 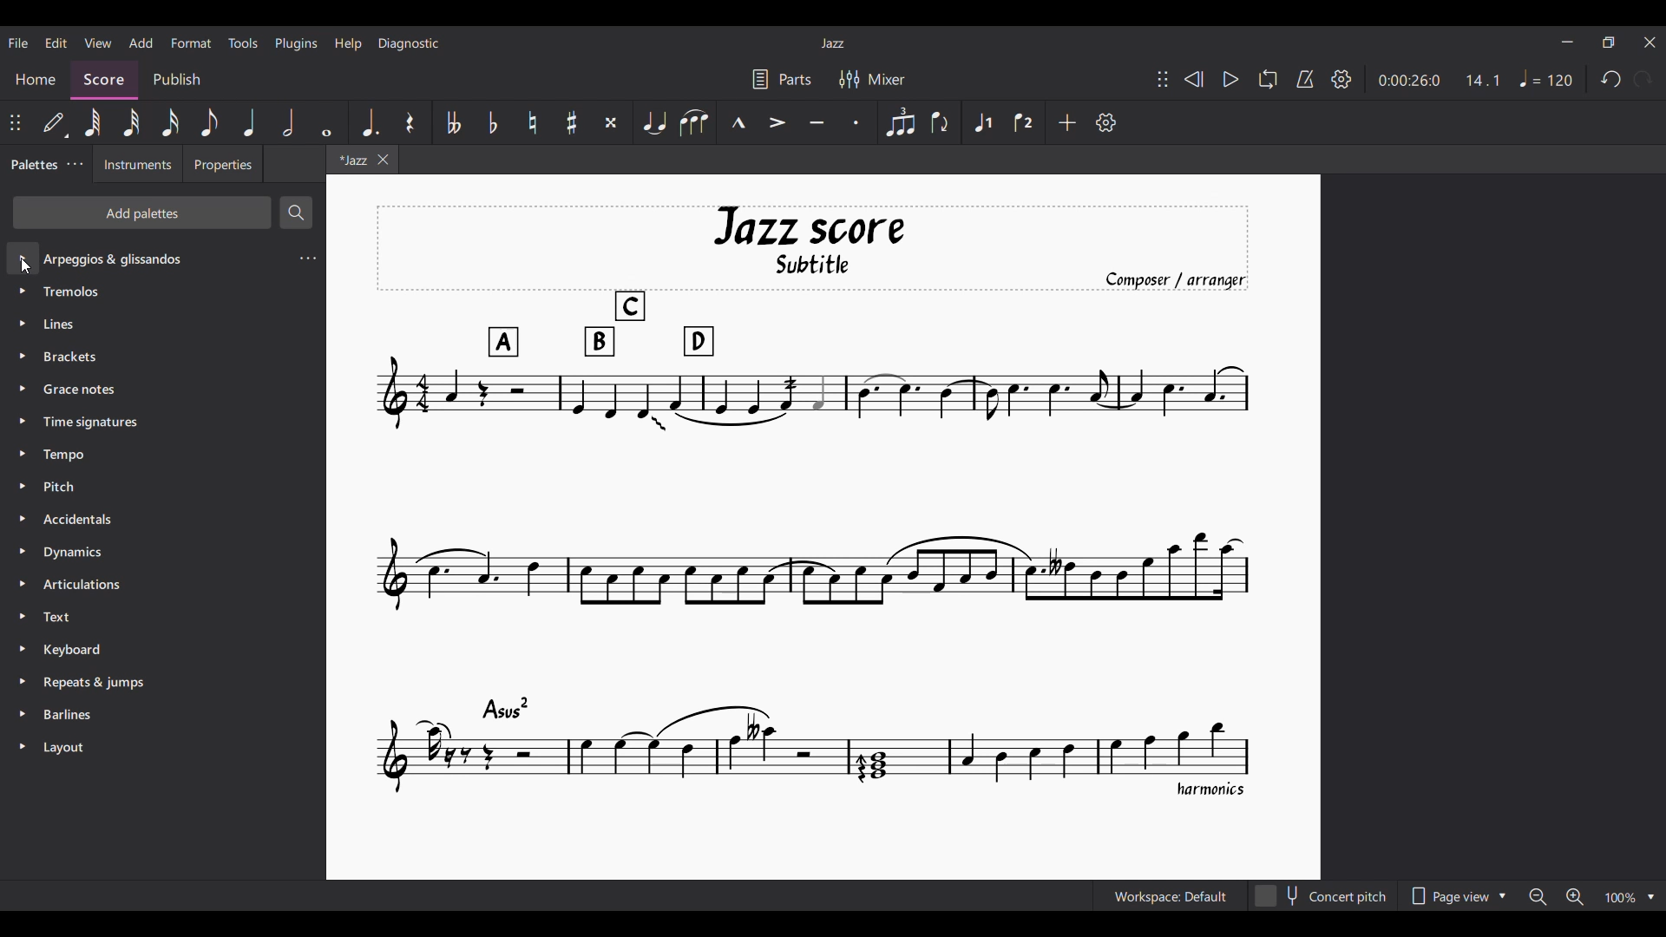 What do you see at coordinates (1609, 43) in the screenshot?
I see `Show in smaller tab` at bounding box center [1609, 43].